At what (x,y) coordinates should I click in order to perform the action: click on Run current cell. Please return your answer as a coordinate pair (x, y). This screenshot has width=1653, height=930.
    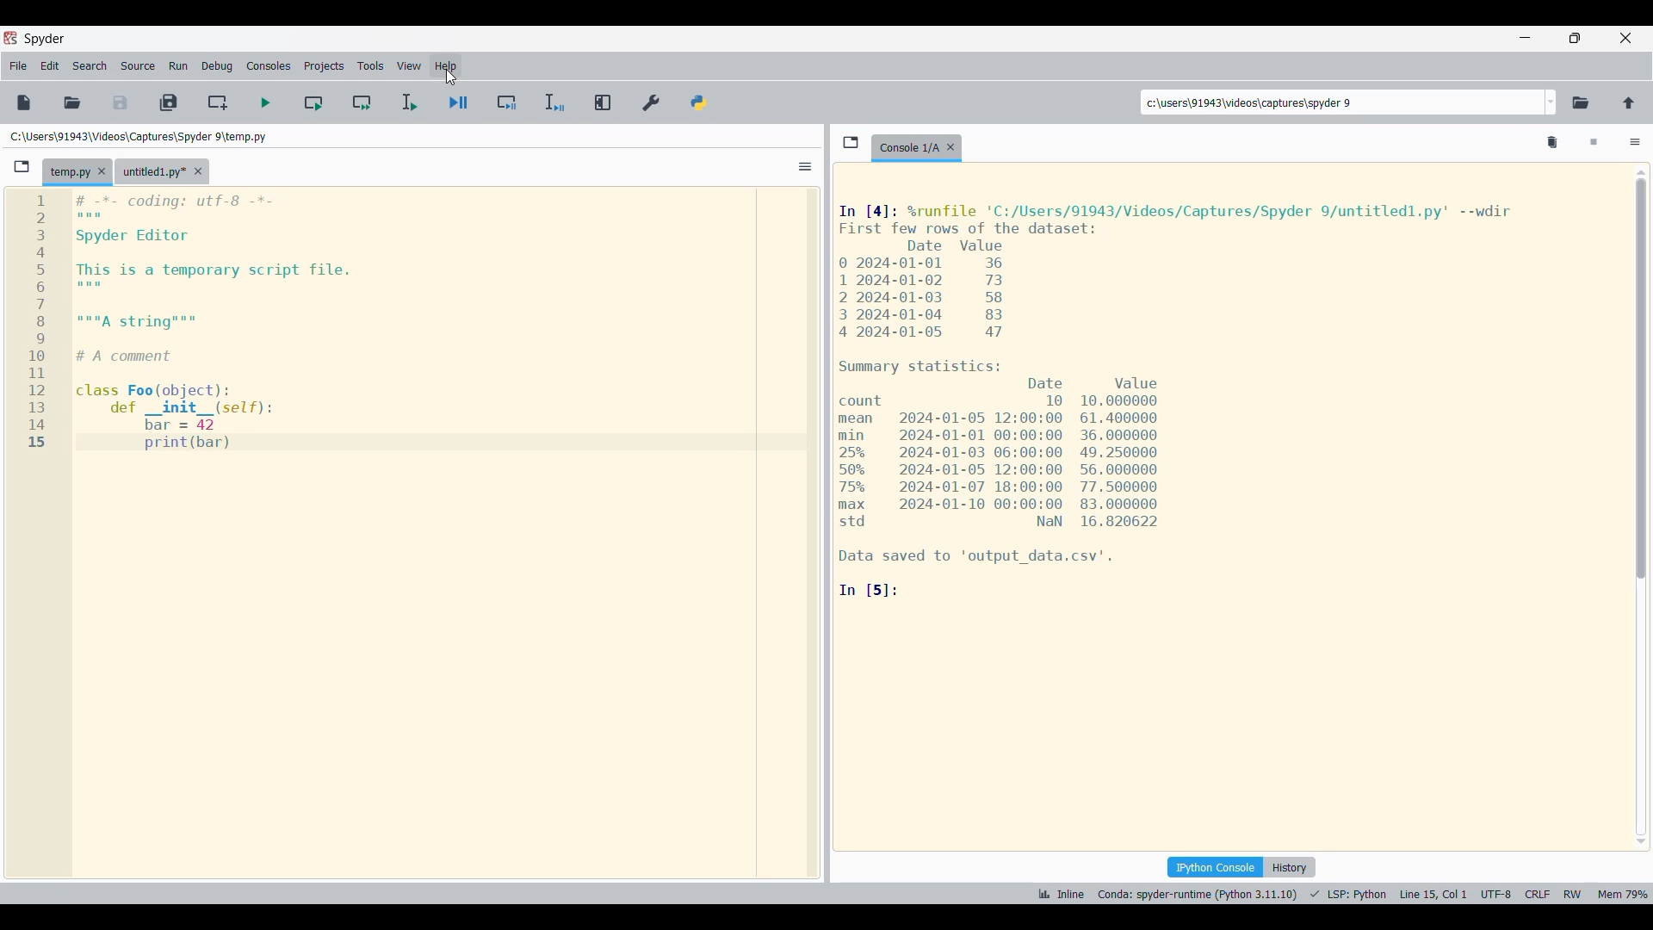
    Looking at the image, I should click on (313, 102).